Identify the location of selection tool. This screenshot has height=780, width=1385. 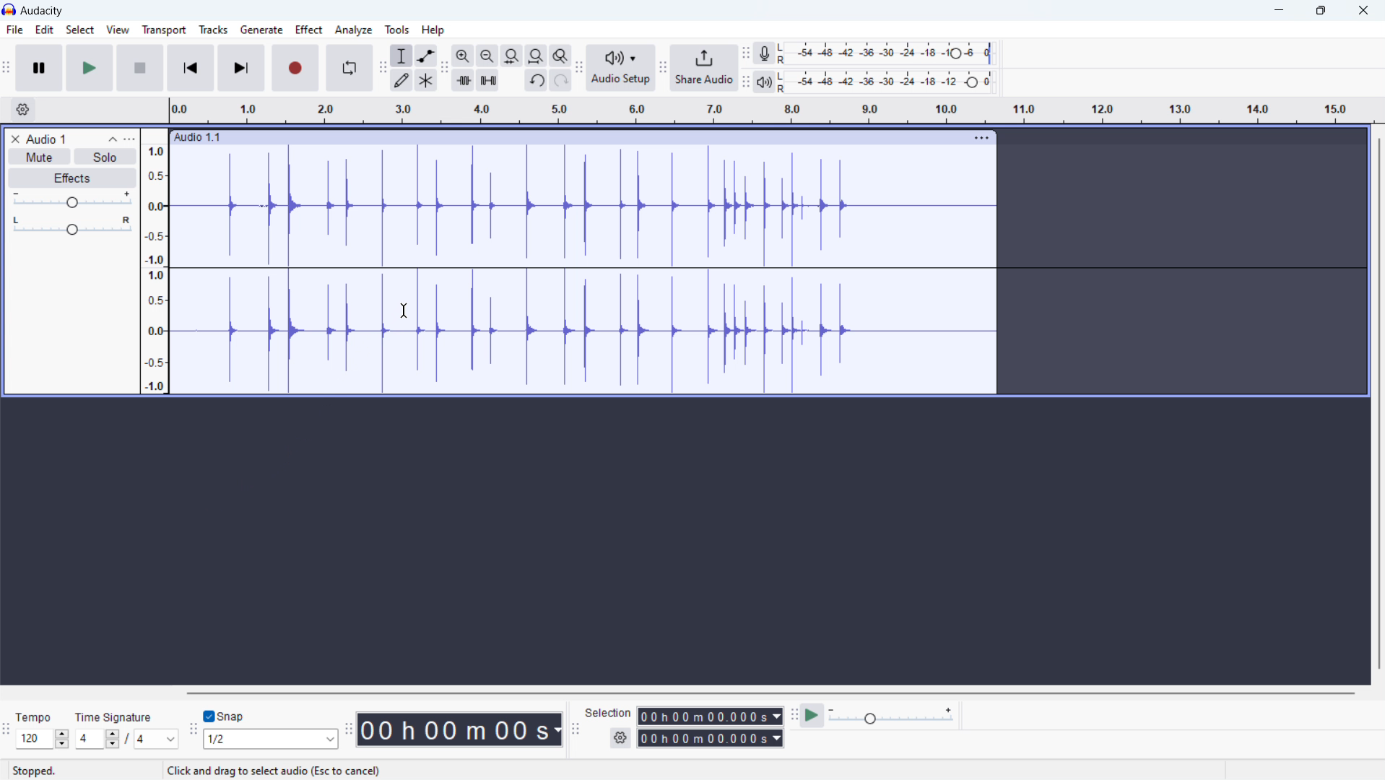
(401, 56).